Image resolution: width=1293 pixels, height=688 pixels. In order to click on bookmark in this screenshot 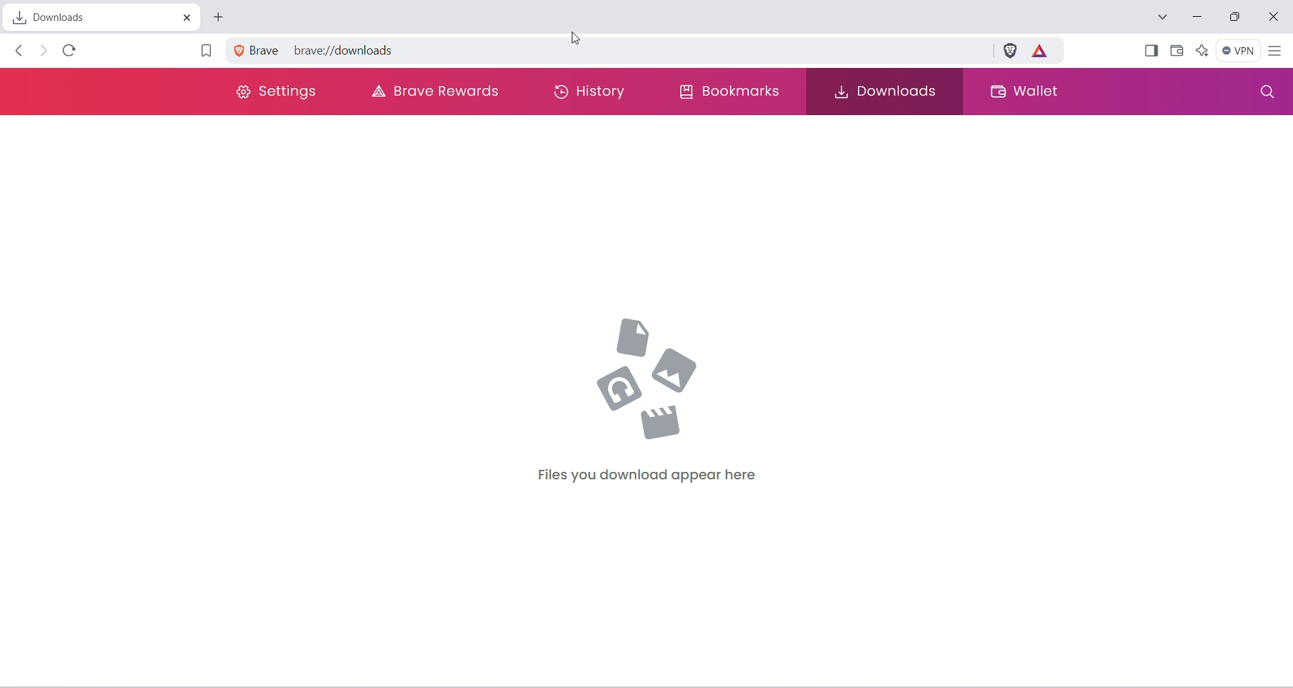, I will do `click(204, 53)`.